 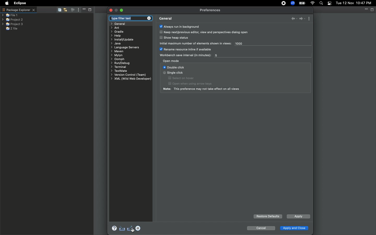 I want to click on Select on hover, so click(x=182, y=78).